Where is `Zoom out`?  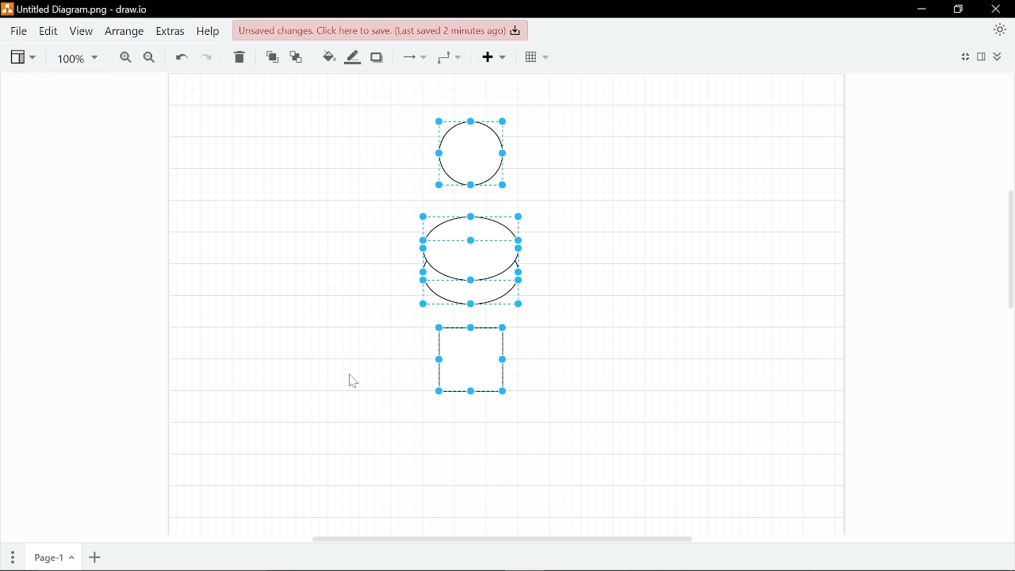 Zoom out is located at coordinates (148, 59).